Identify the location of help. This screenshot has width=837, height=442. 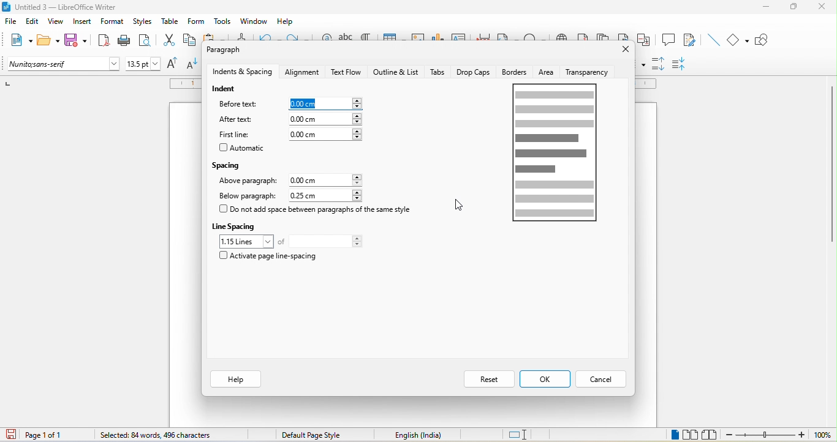
(235, 380).